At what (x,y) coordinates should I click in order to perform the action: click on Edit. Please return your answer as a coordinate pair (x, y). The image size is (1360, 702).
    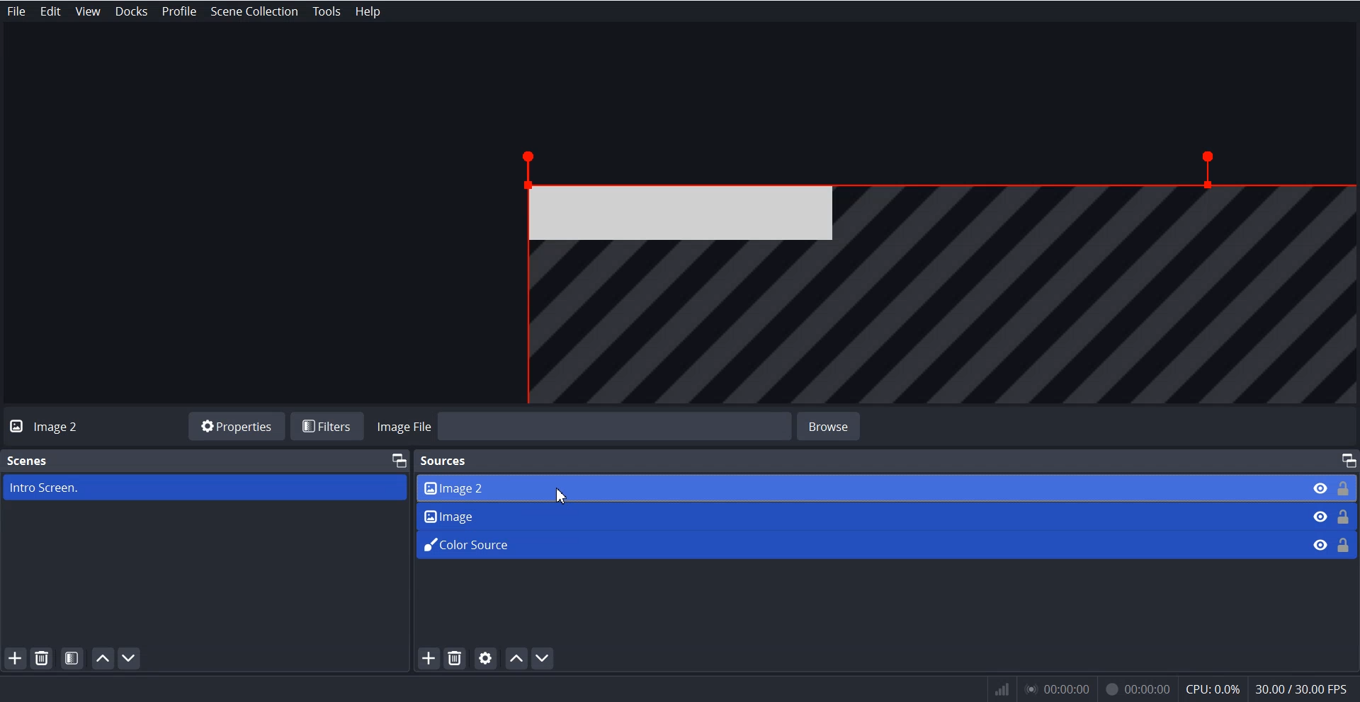
    Looking at the image, I should click on (51, 11).